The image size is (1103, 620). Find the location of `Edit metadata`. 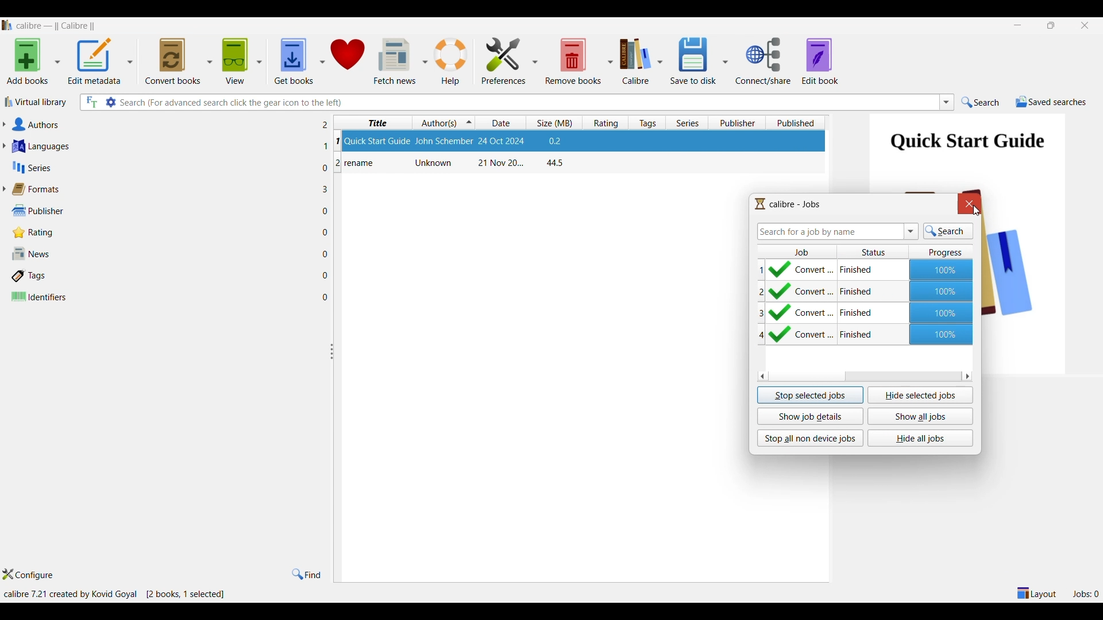

Edit metadata is located at coordinates (95, 61).